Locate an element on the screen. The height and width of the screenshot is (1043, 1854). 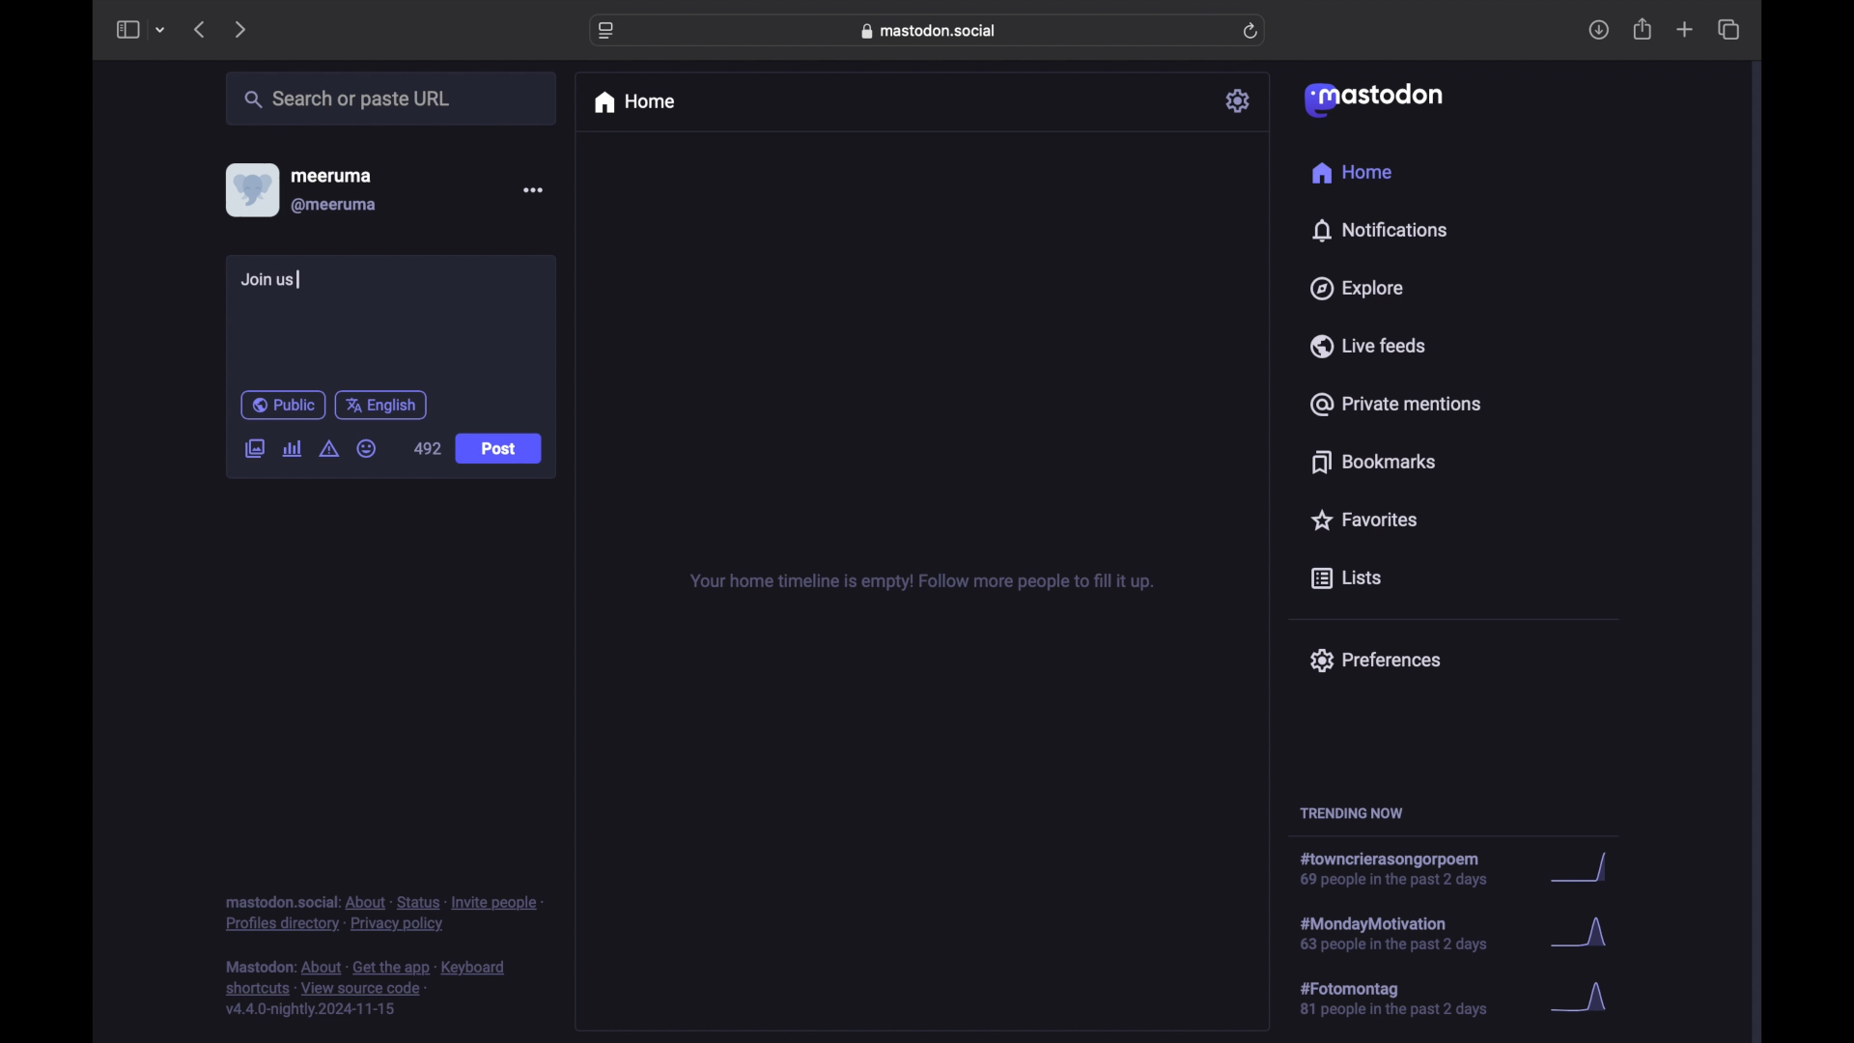
private mentions is located at coordinates (1396, 404).